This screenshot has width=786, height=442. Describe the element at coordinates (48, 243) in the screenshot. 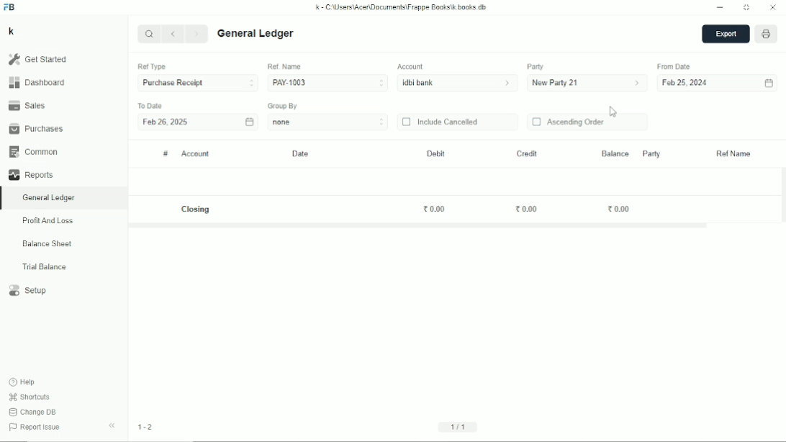

I see `Balance sheet` at that location.